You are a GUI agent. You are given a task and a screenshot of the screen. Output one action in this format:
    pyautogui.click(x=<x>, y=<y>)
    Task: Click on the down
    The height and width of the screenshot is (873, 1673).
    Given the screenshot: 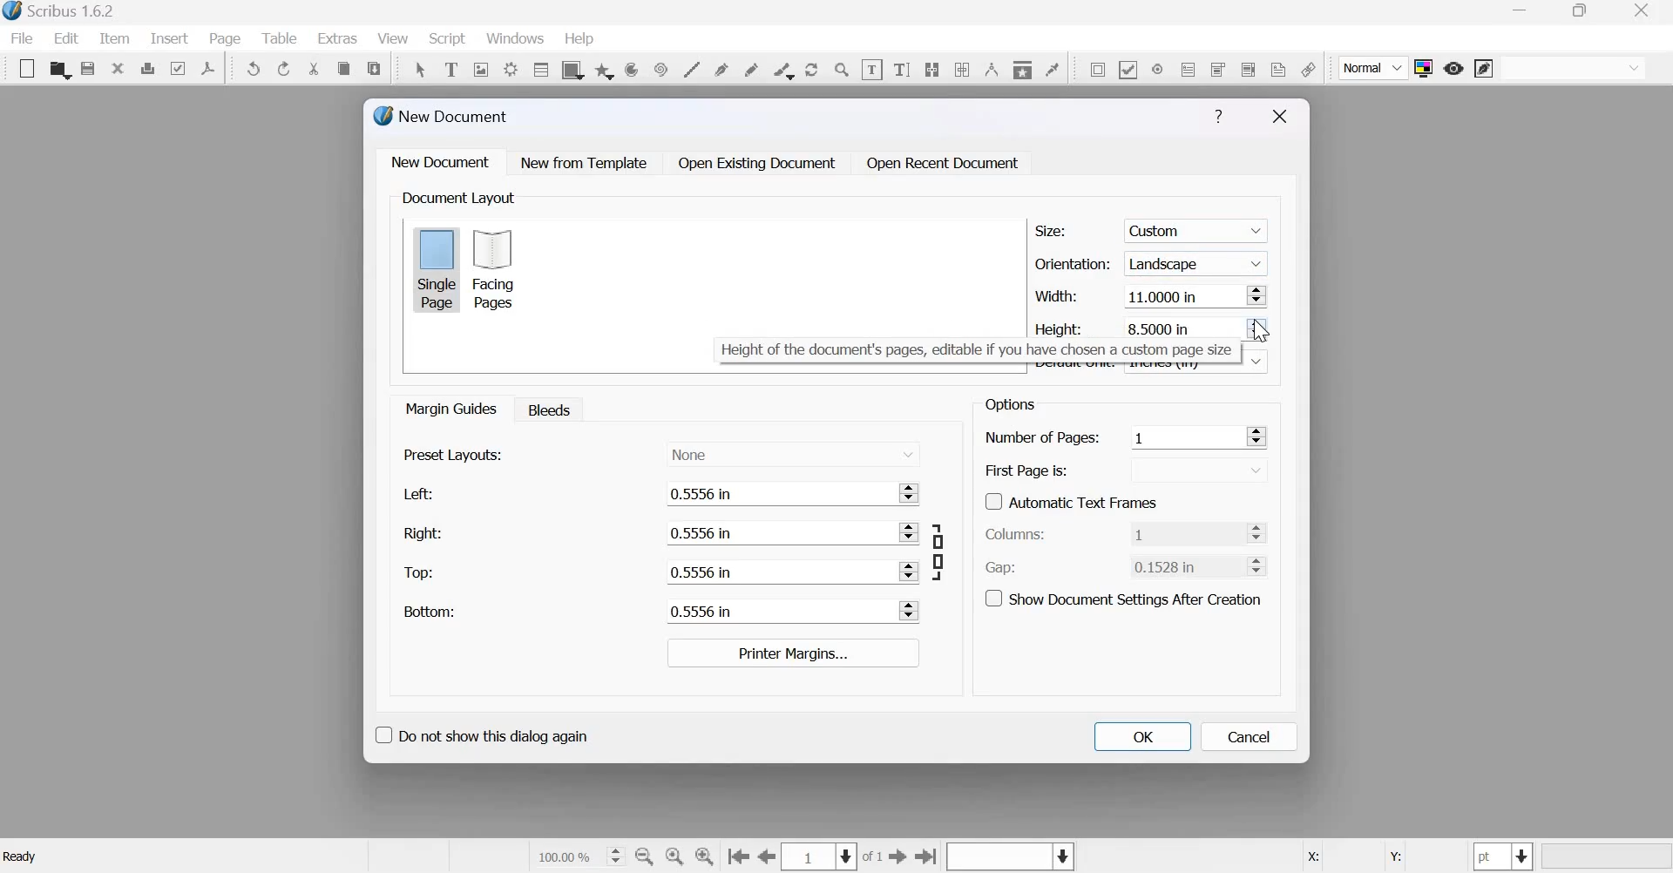 What is the action you would take?
    pyautogui.click(x=1197, y=470)
    